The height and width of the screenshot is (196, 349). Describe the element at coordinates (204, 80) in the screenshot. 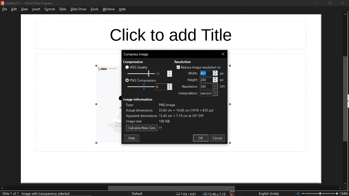

I see `height` at that location.